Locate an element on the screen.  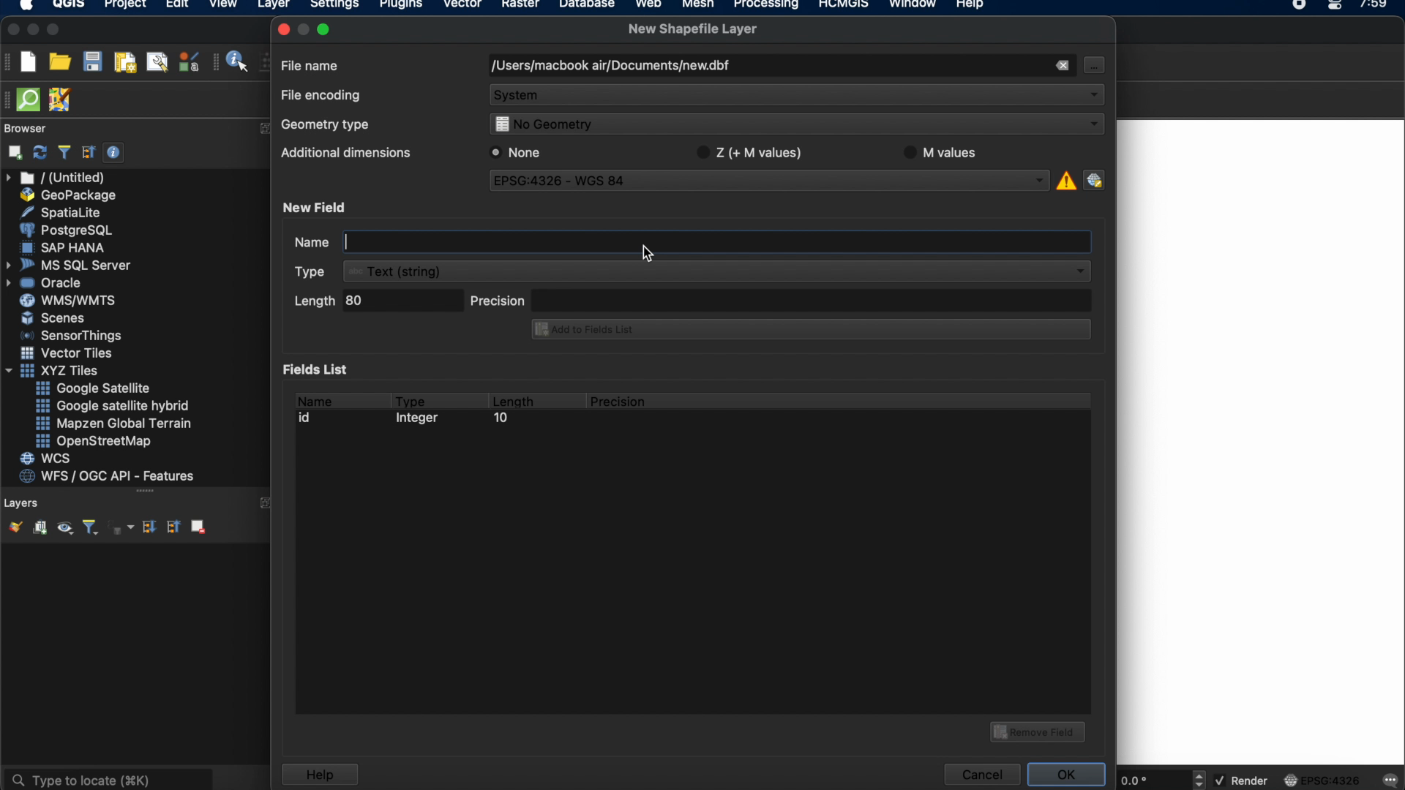
10 is located at coordinates (500, 420).